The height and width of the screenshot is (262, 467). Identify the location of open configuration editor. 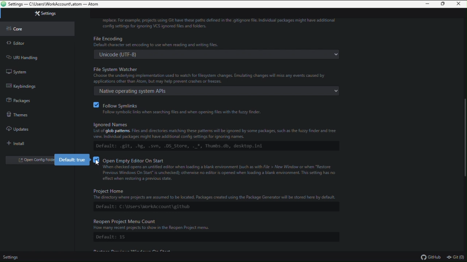
(29, 160).